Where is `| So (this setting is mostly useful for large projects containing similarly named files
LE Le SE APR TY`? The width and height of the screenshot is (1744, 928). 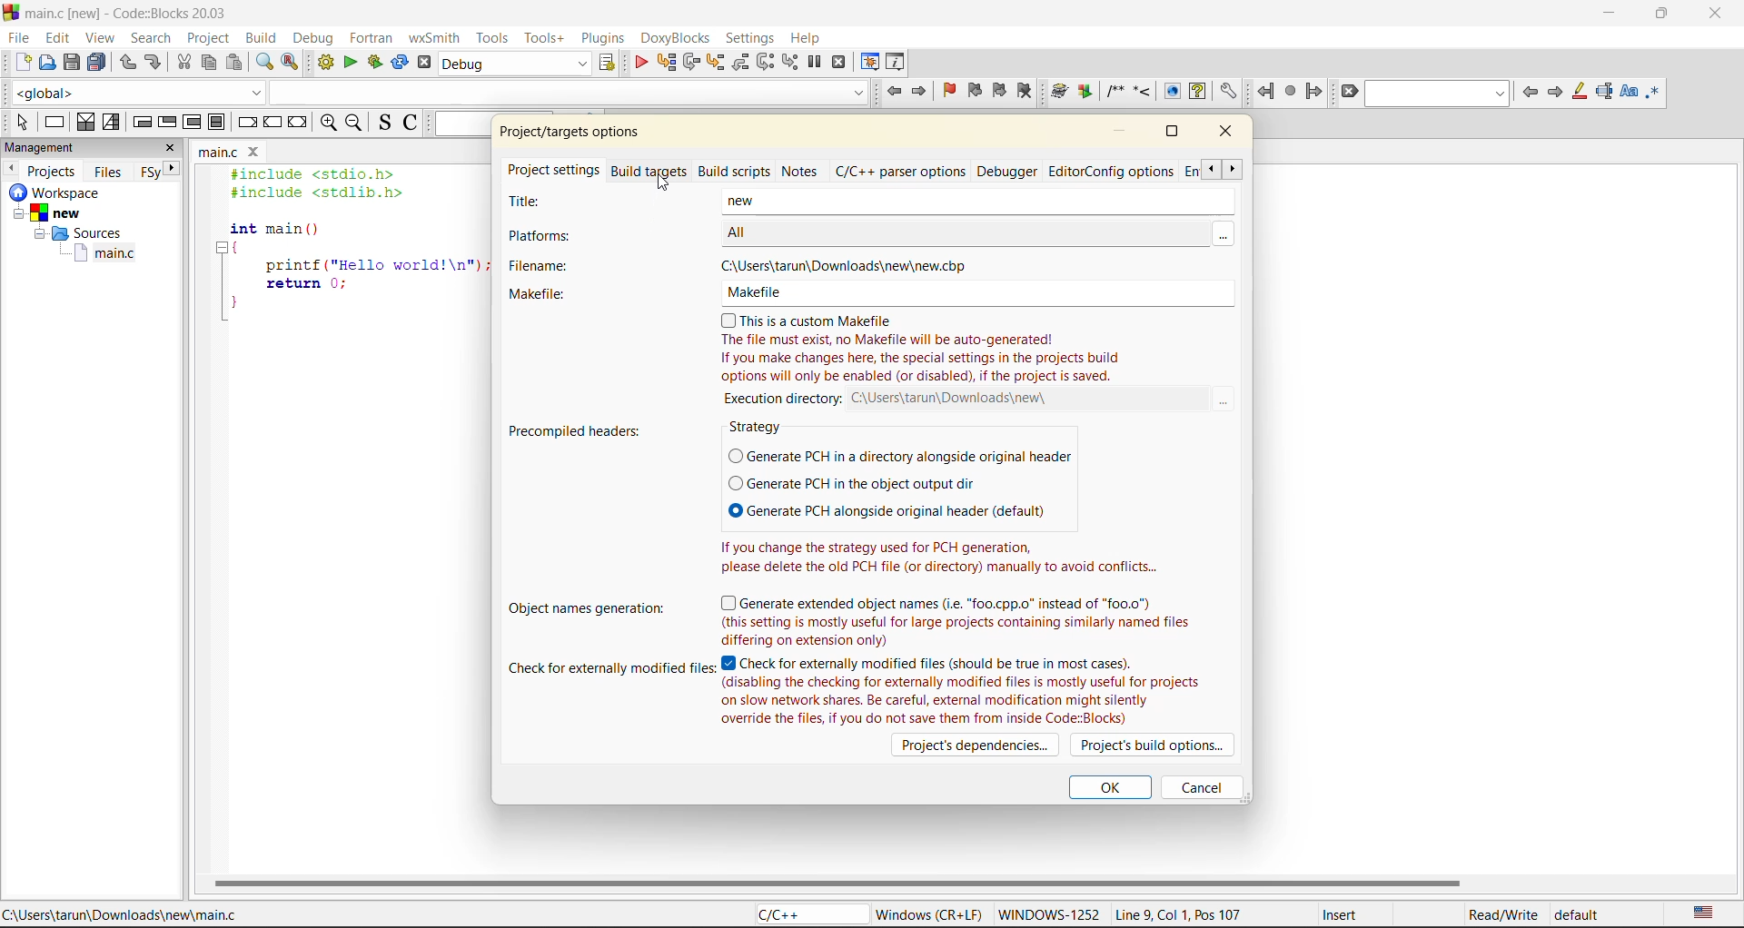
| So (this setting is mostly useful for large projects containing similarly named files
LE Le SE APR TY is located at coordinates (956, 631).